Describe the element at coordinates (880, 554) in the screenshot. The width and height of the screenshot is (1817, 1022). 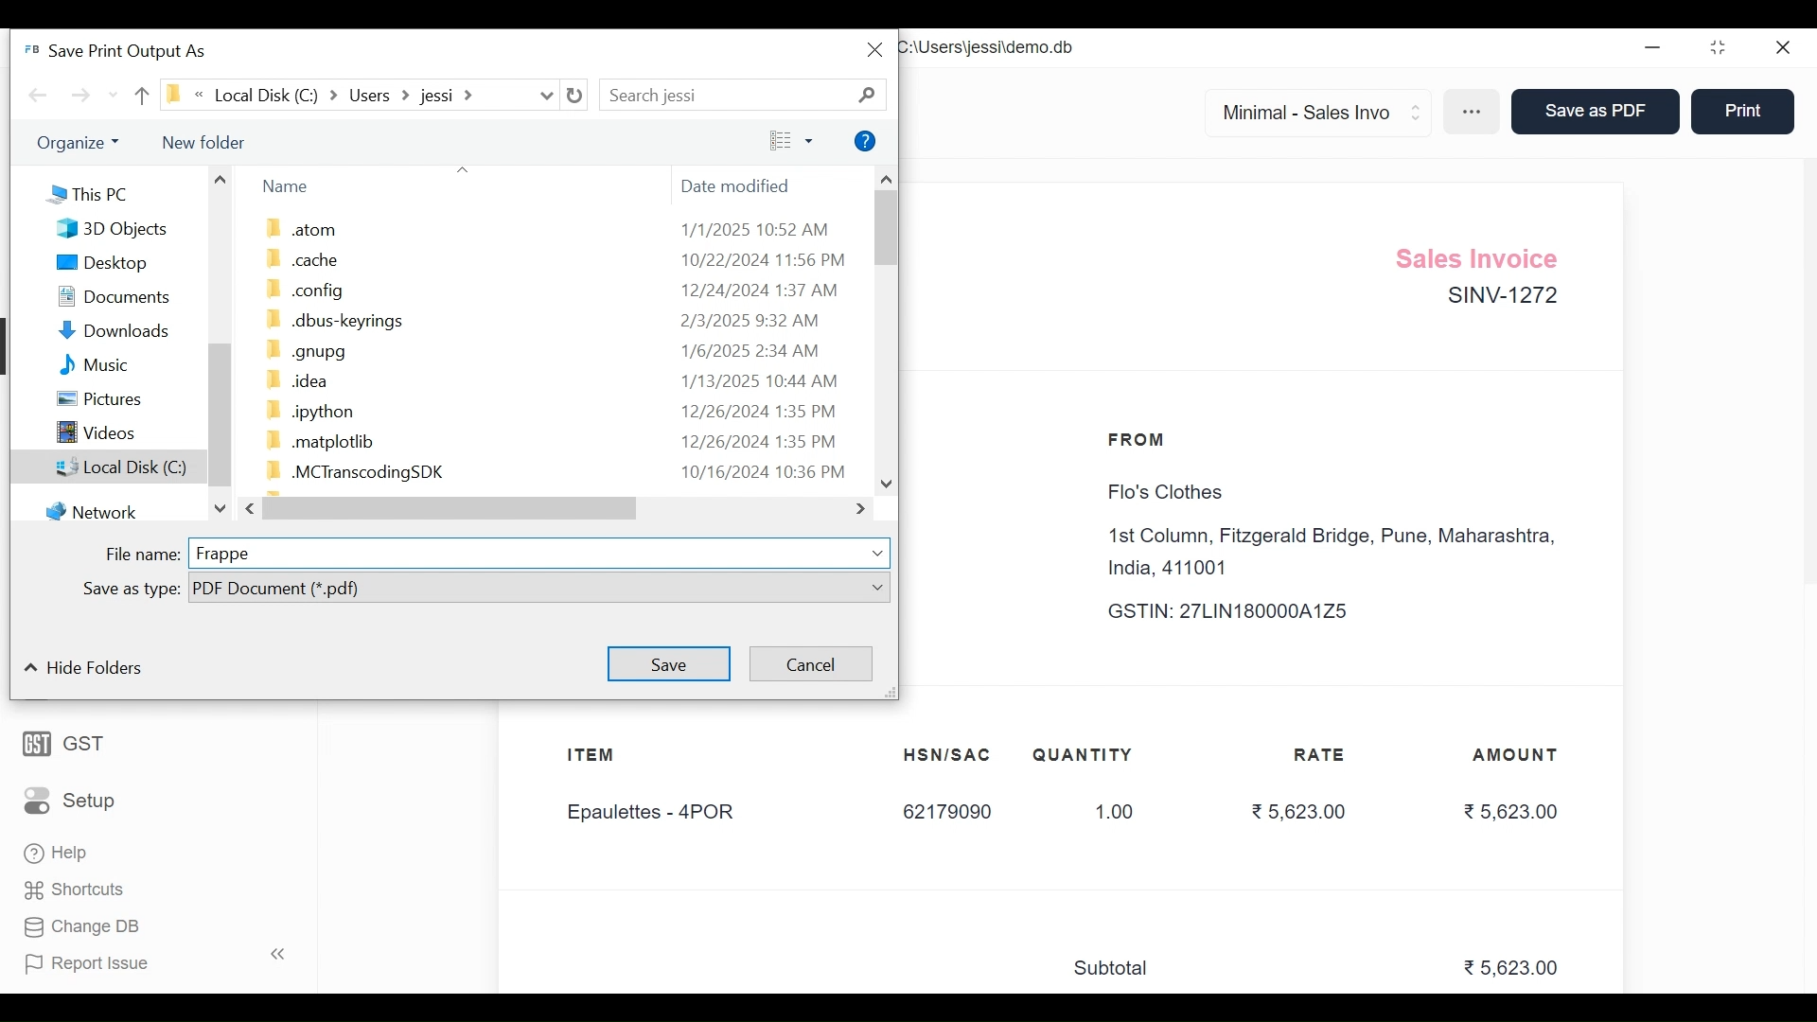
I see `Expand` at that location.